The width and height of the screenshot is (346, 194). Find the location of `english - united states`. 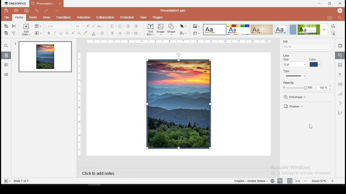

english - united states is located at coordinates (249, 181).